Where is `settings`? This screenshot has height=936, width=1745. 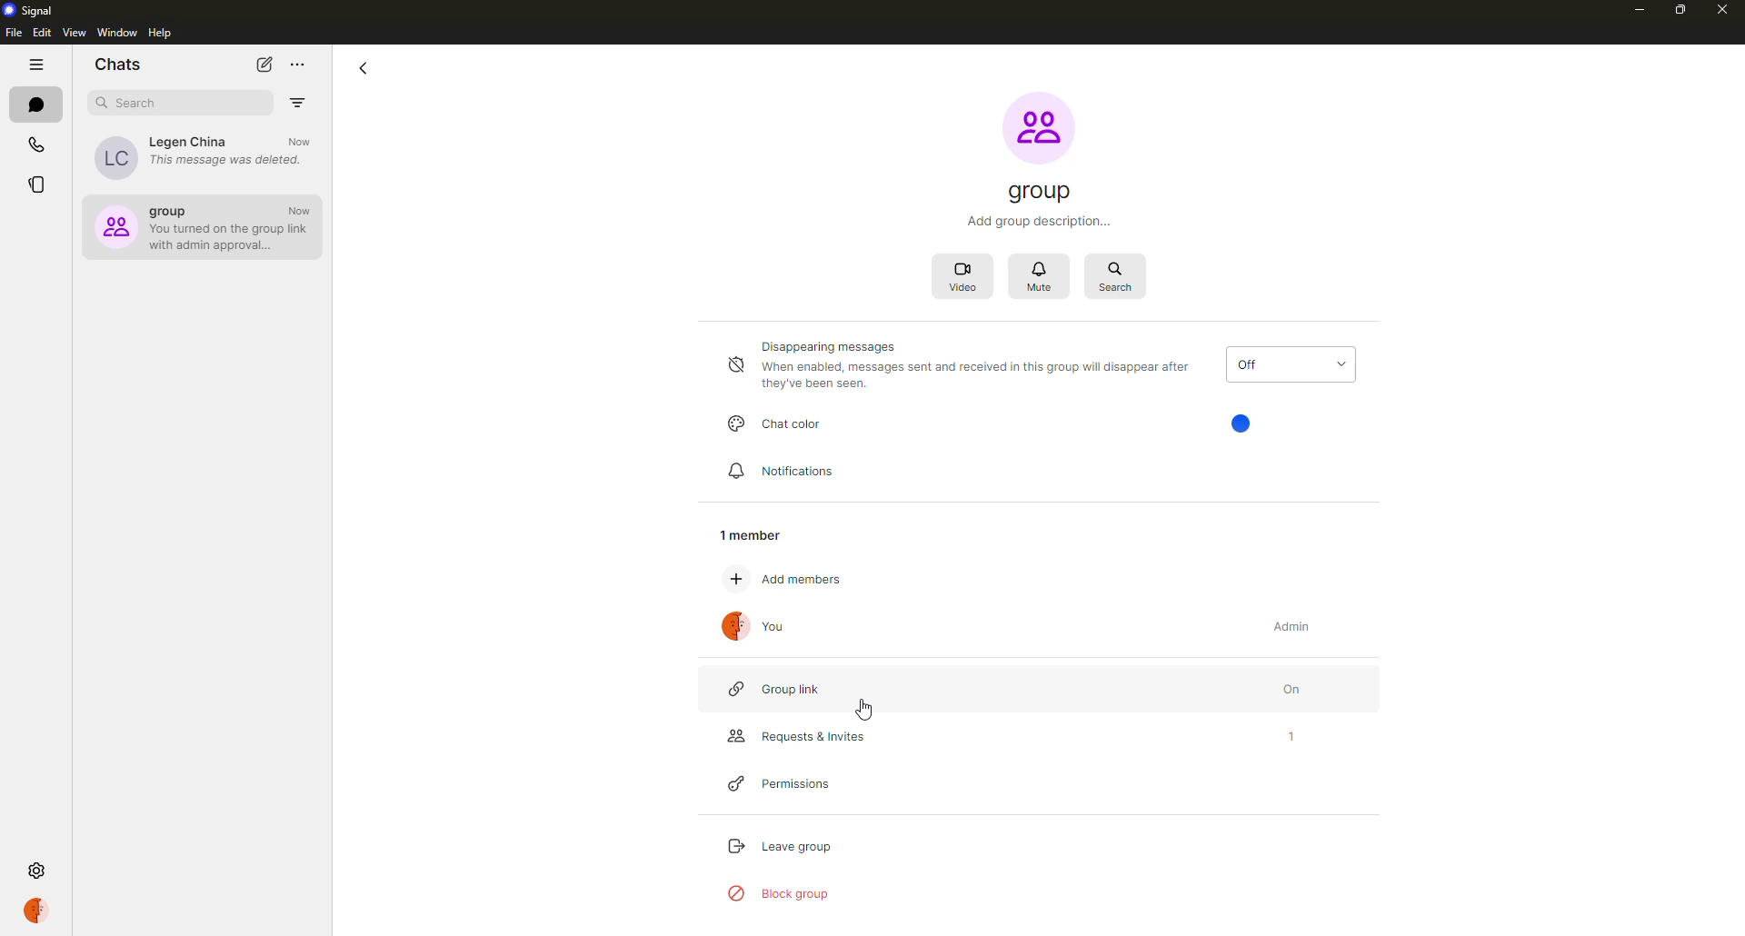 settings is located at coordinates (38, 870).